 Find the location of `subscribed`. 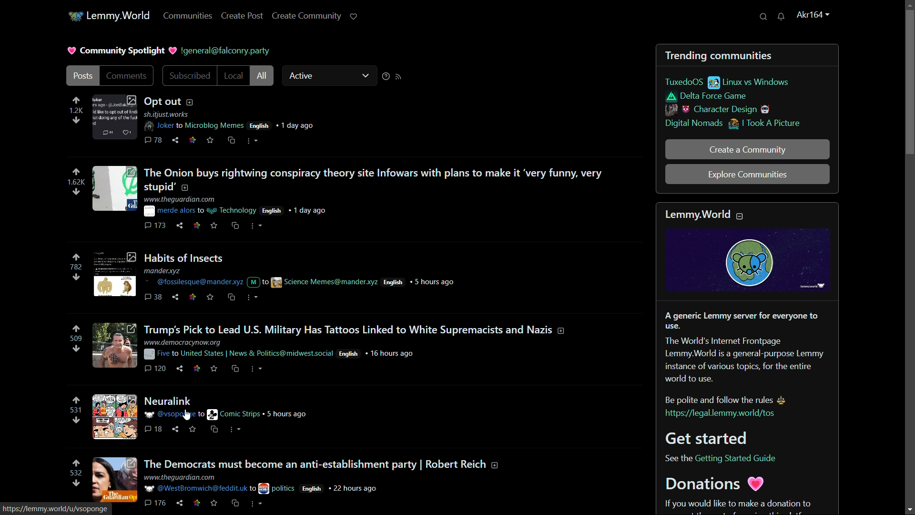

subscribed is located at coordinates (190, 76).